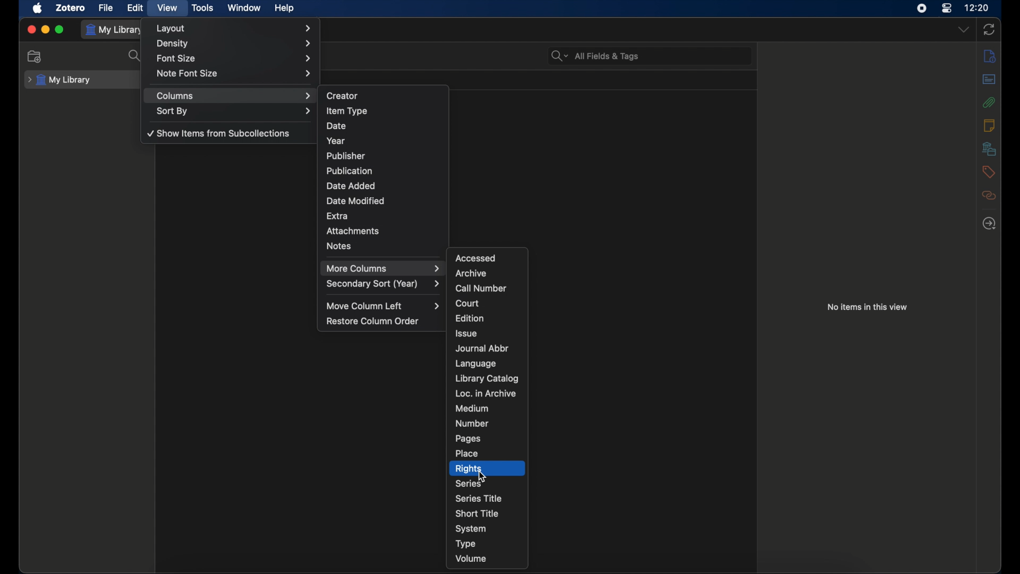 Image resolution: width=1020 pixels, height=574 pixels. I want to click on type, so click(466, 544).